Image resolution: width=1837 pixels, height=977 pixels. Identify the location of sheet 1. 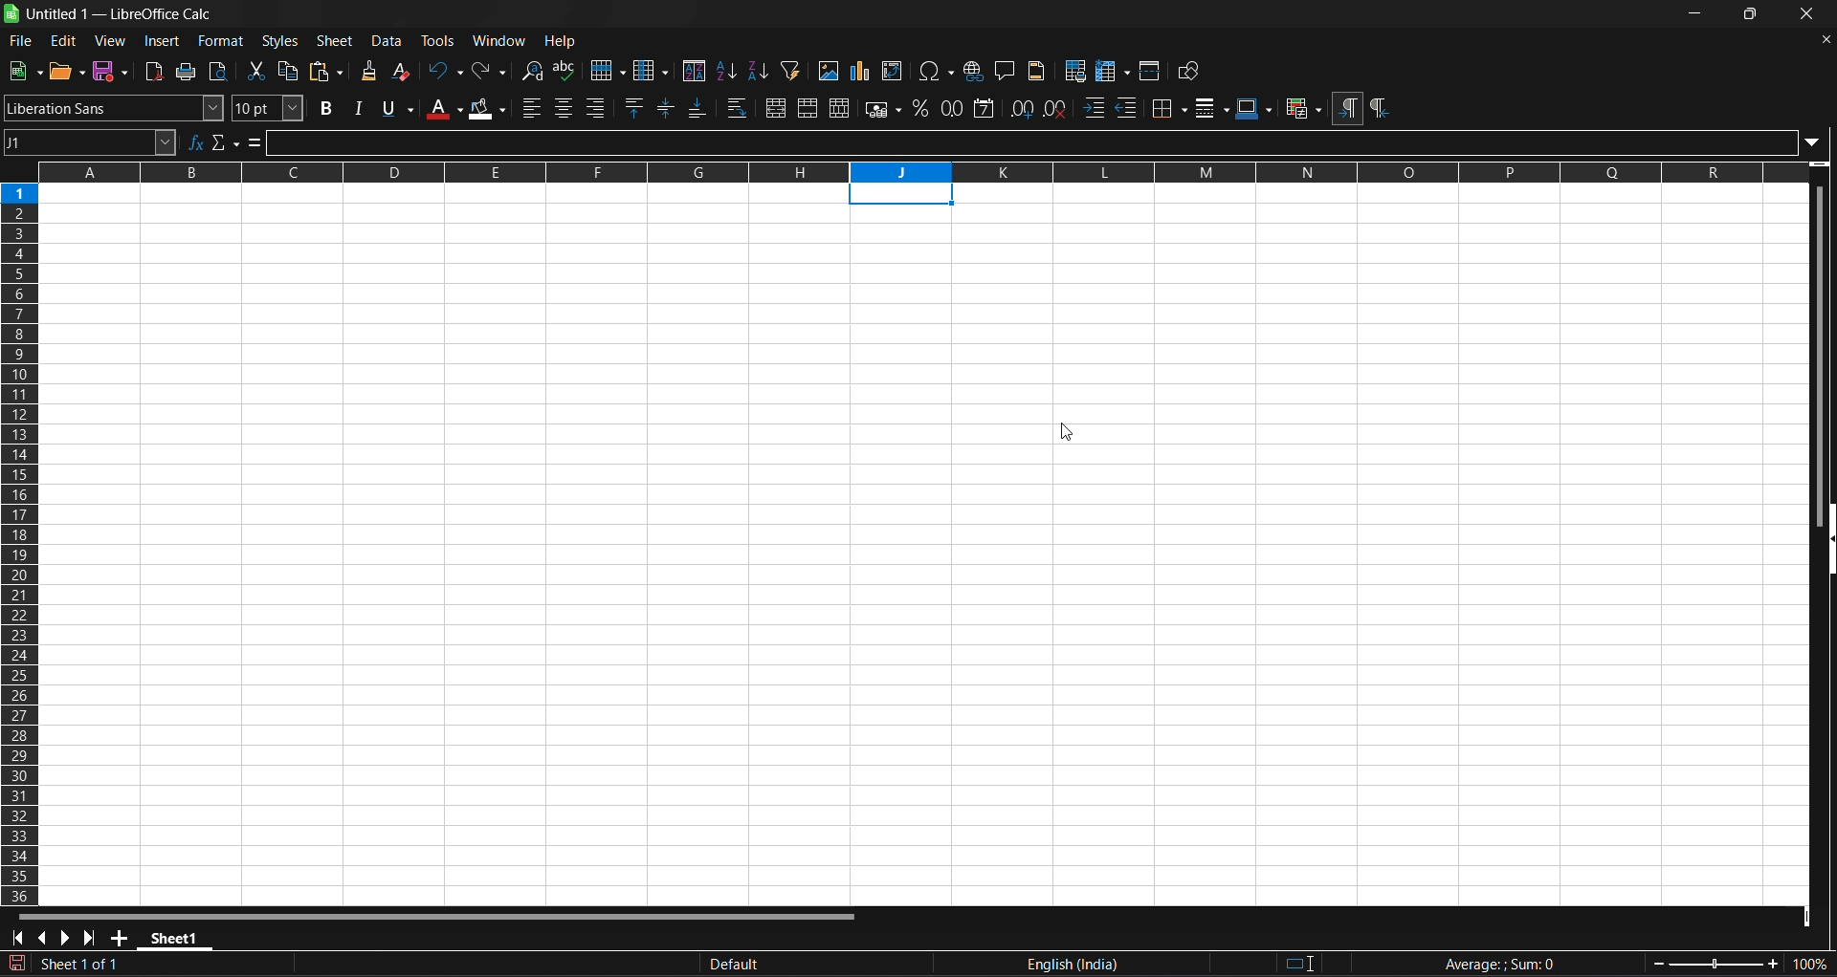
(177, 938).